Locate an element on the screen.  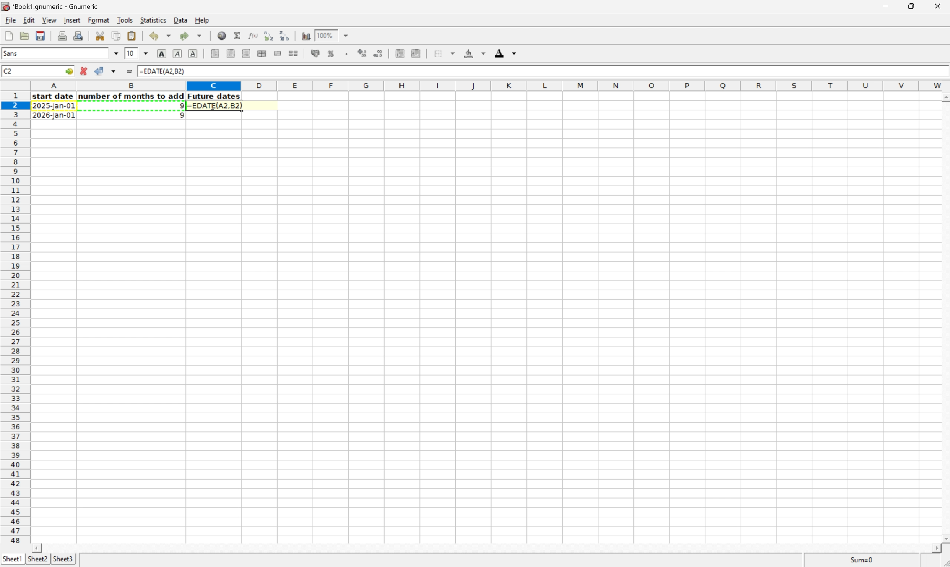
File is located at coordinates (11, 19).